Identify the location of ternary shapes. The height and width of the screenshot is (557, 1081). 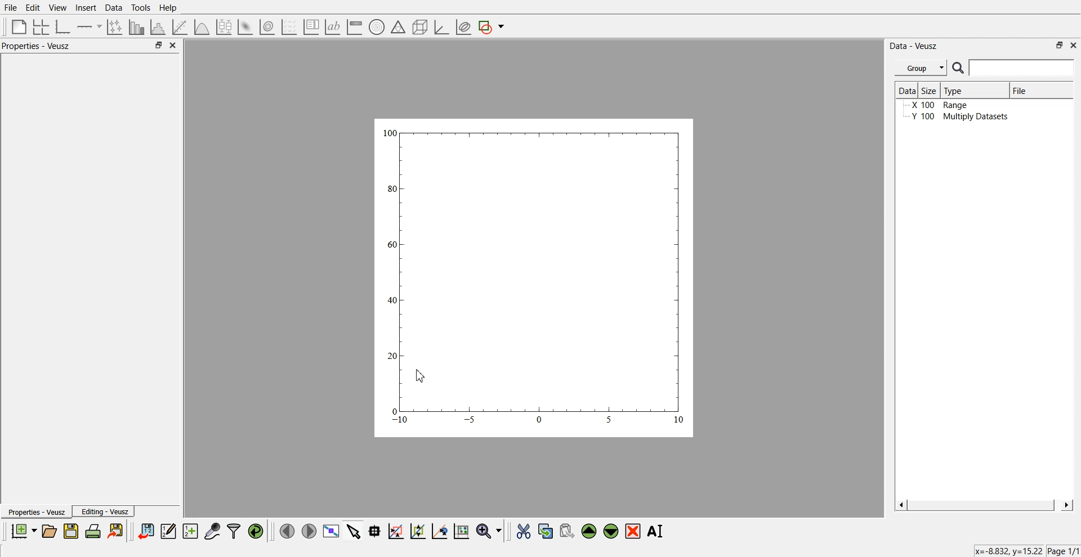
(396, 28).